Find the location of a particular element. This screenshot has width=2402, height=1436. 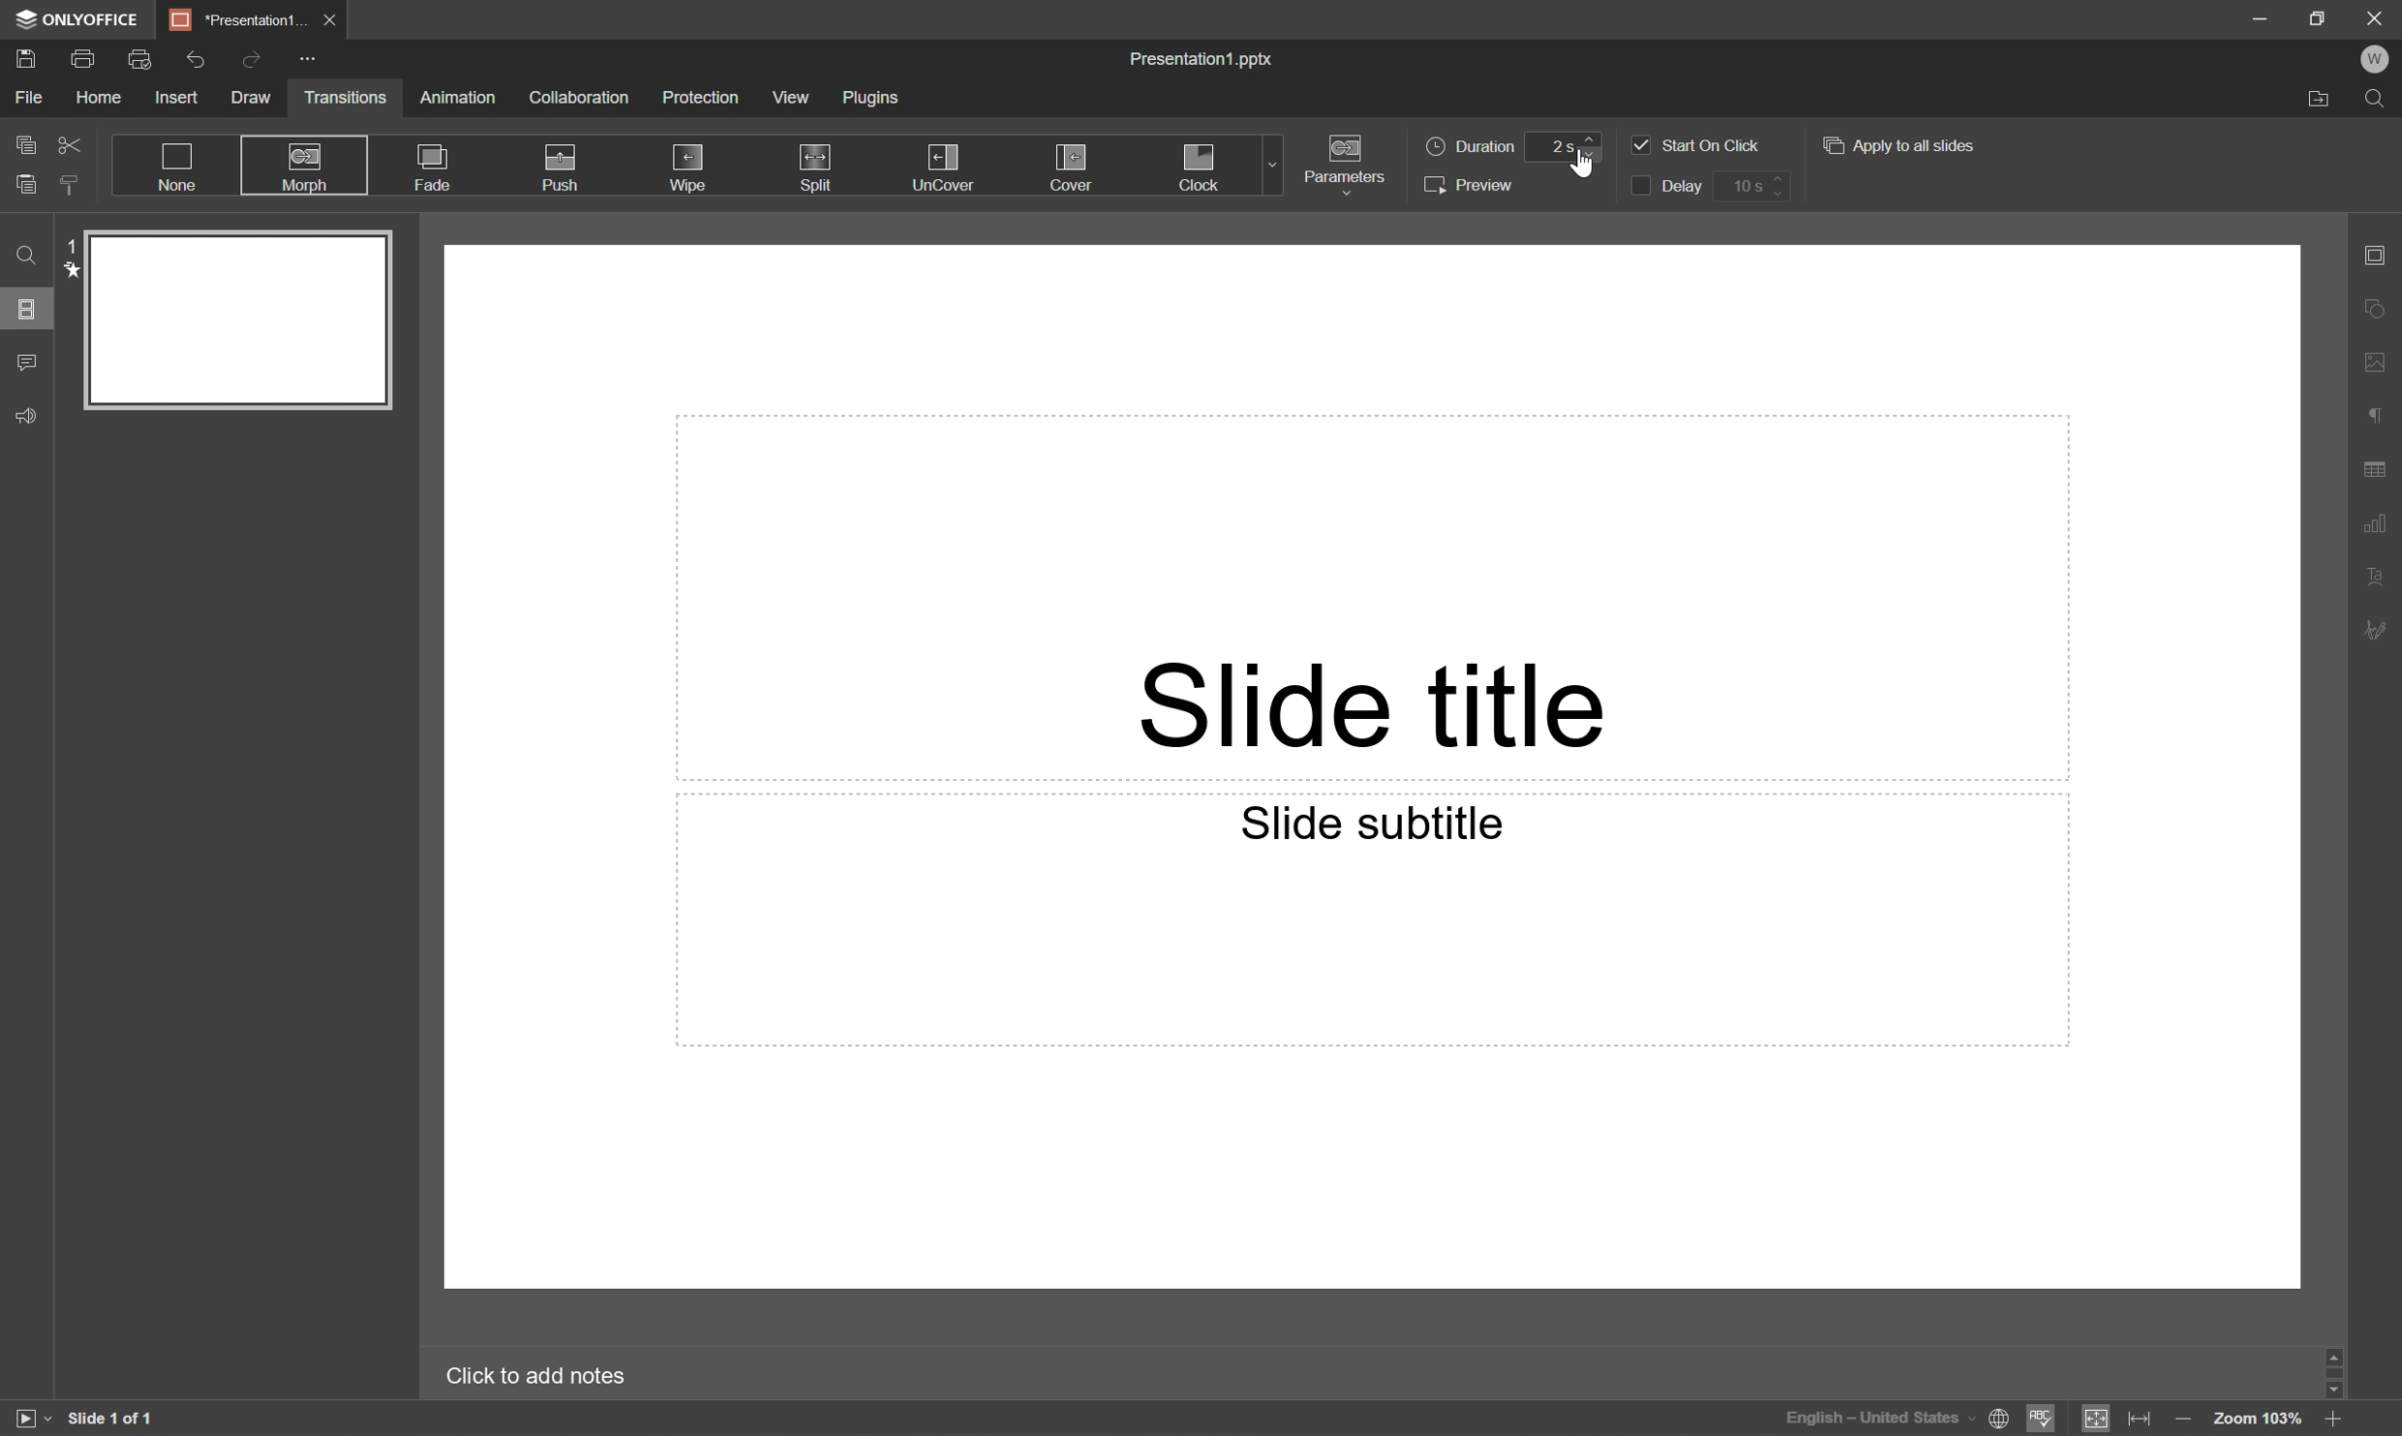

Restore Down is located at coordinates (2323, 21).